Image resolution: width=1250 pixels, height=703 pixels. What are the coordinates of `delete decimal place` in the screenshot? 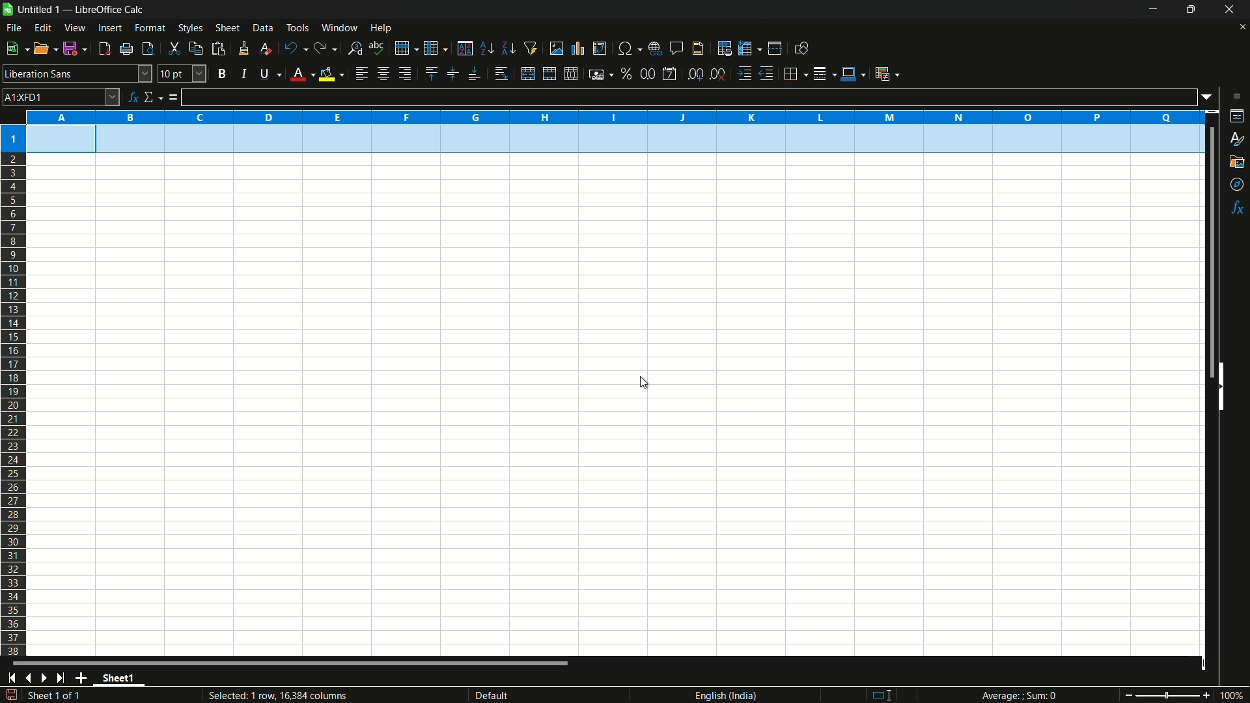 It's located at (719, 74).